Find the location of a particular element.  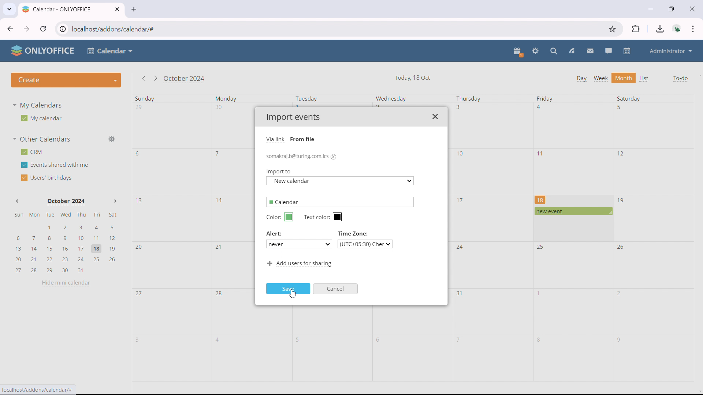

other calendars is located at coordinates (42, 139).